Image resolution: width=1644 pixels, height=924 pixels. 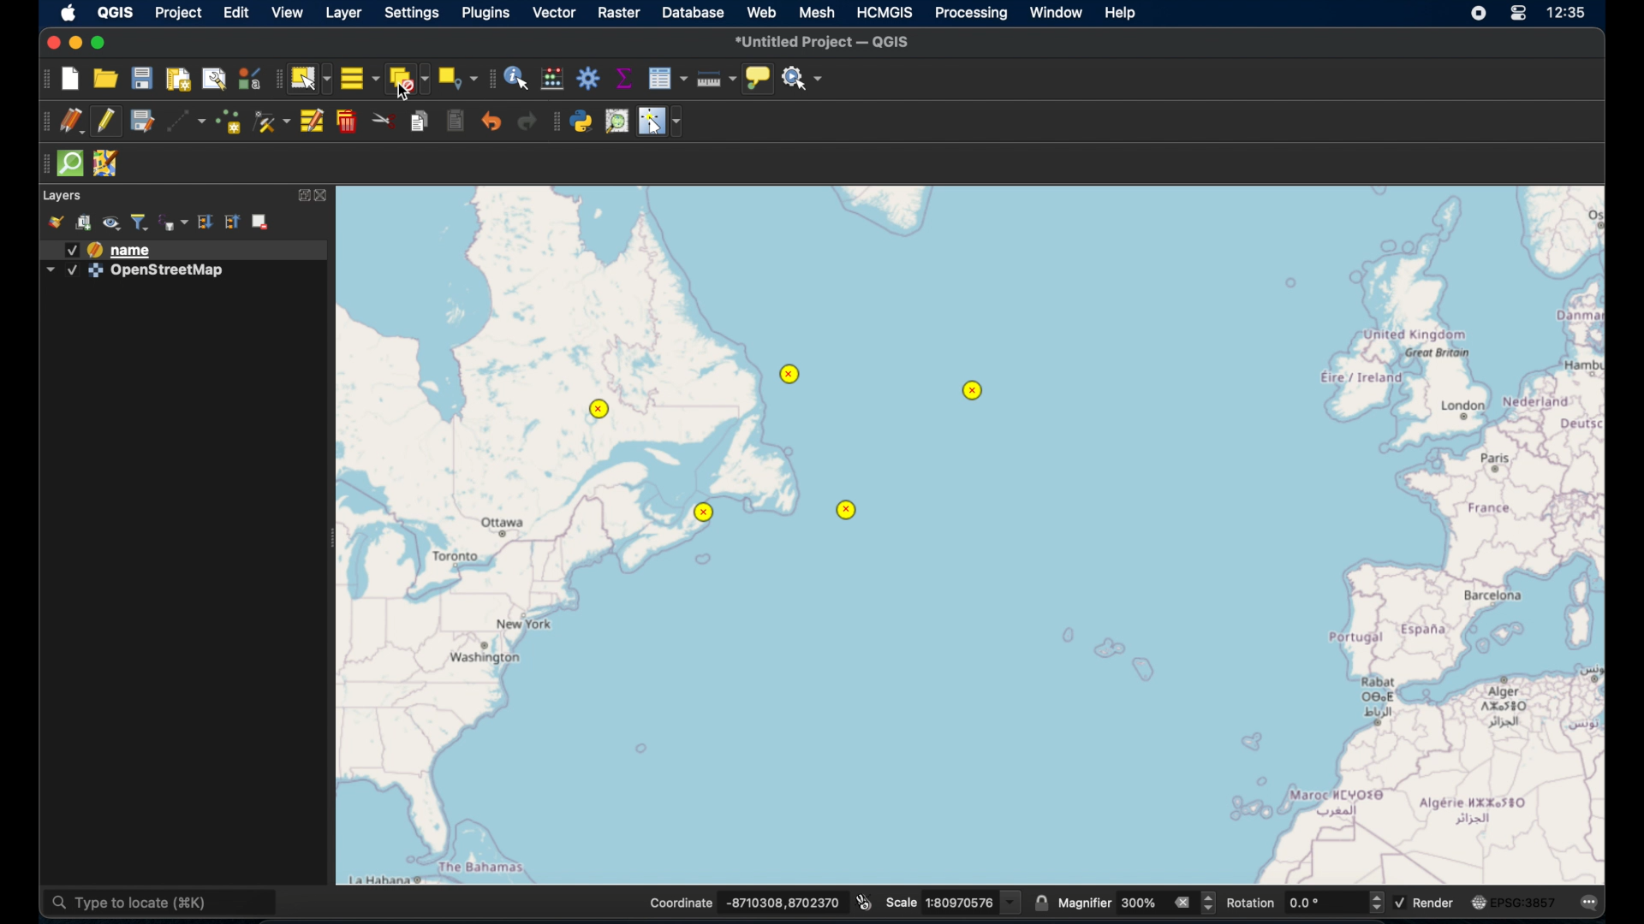 I want to click on deselect all features, so click(x=408, y=81).